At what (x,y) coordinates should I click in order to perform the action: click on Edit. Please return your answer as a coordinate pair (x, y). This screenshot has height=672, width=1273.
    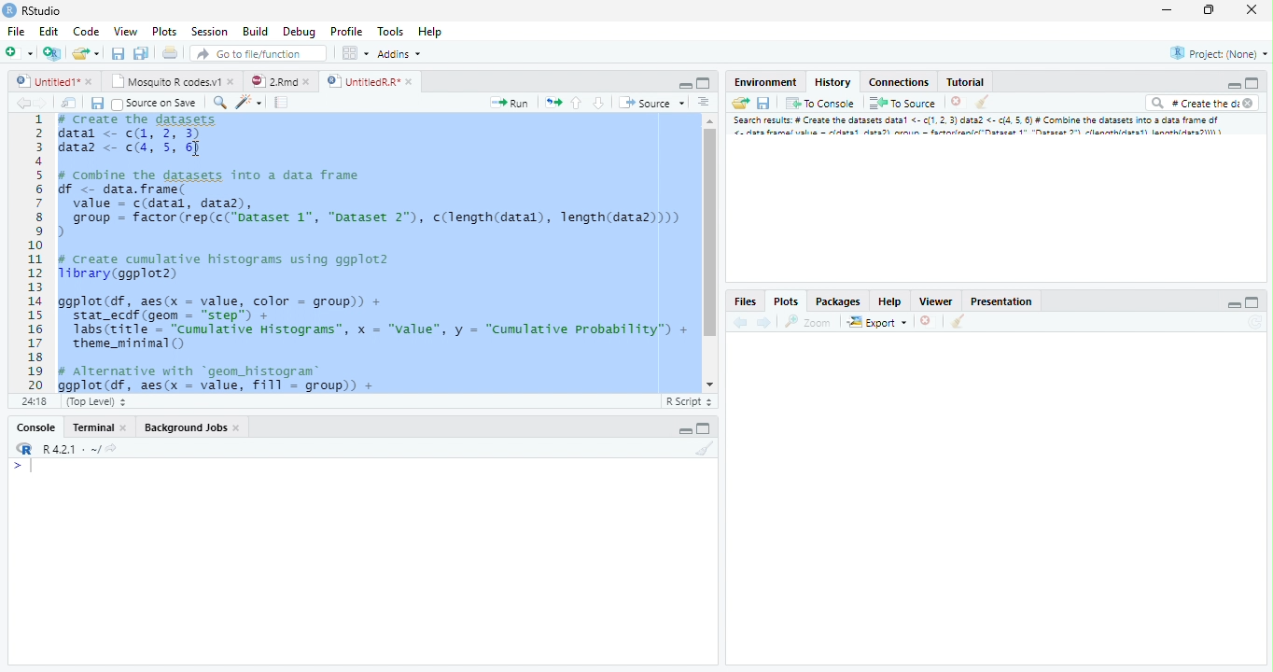
    Looking at the image, I should click on (49, 33).